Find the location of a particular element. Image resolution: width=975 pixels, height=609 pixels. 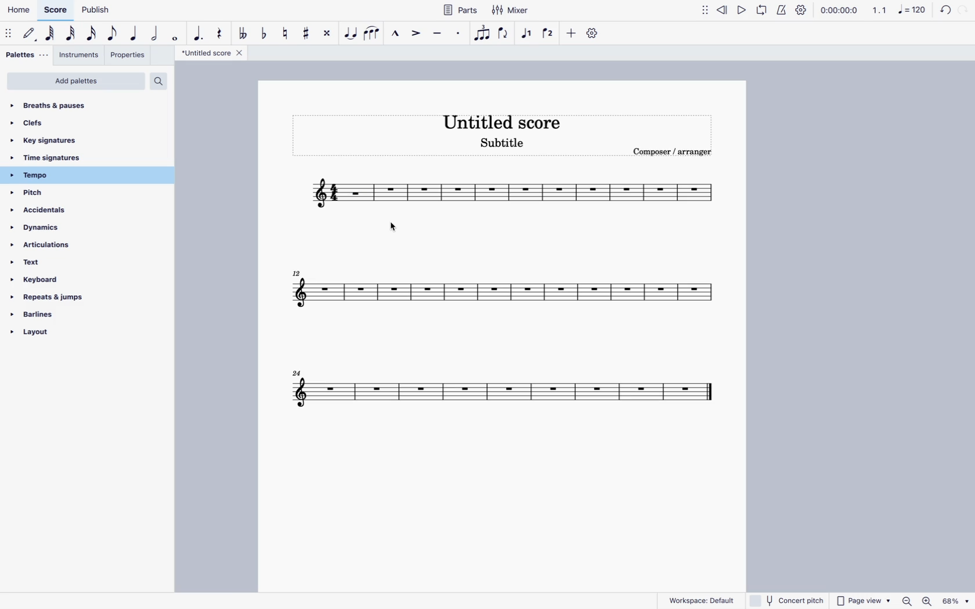

toggle natural is located at coordinates (287, 32).